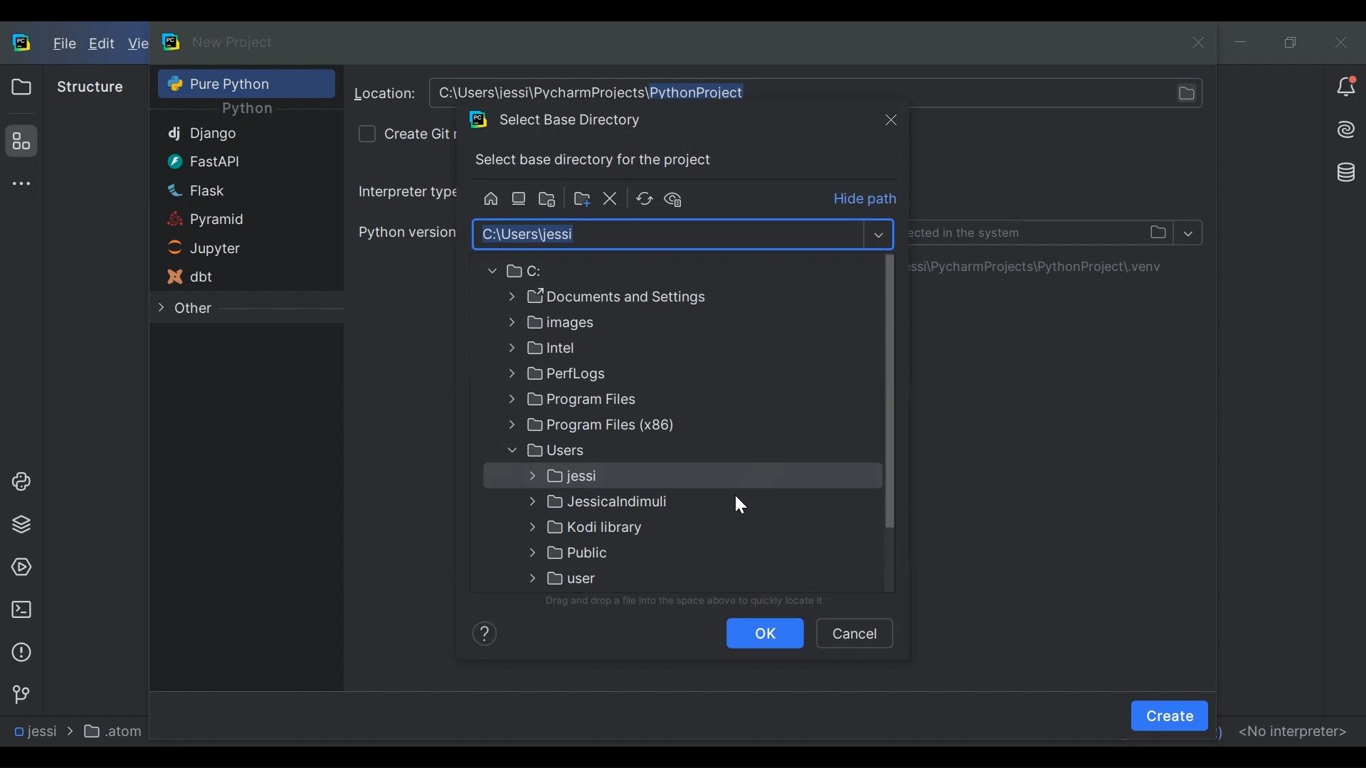 Image resolution: width=1366 pixels, height=768 pixels. Describe the element at coordinates (1346, 87) in the screenshot. I see `Notiication` at that location.